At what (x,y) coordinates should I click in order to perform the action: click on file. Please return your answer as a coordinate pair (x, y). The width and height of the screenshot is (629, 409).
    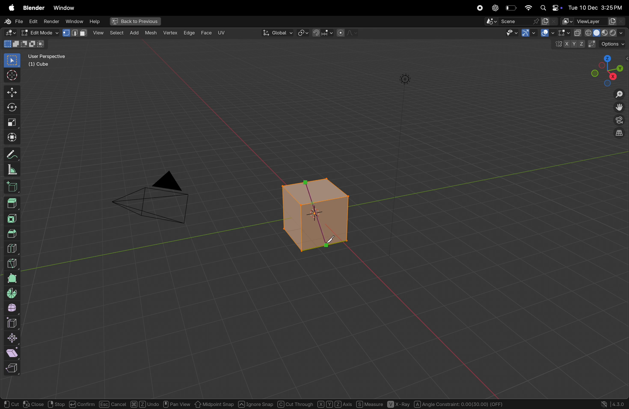
    Looking at the image, I should click on (12, 21).